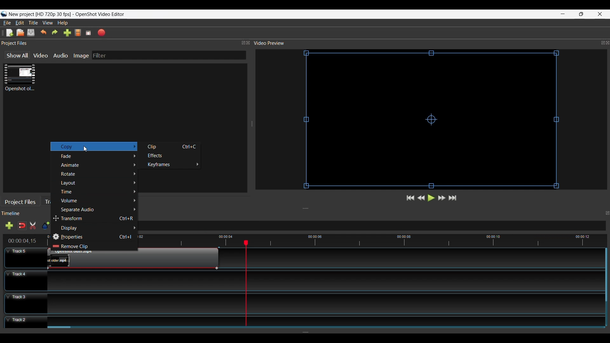  I want to click on Undo, so click(44, 32).